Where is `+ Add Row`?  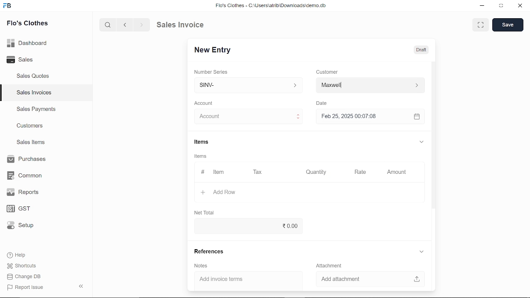 + Add Row is located at coordinates (220, 192).